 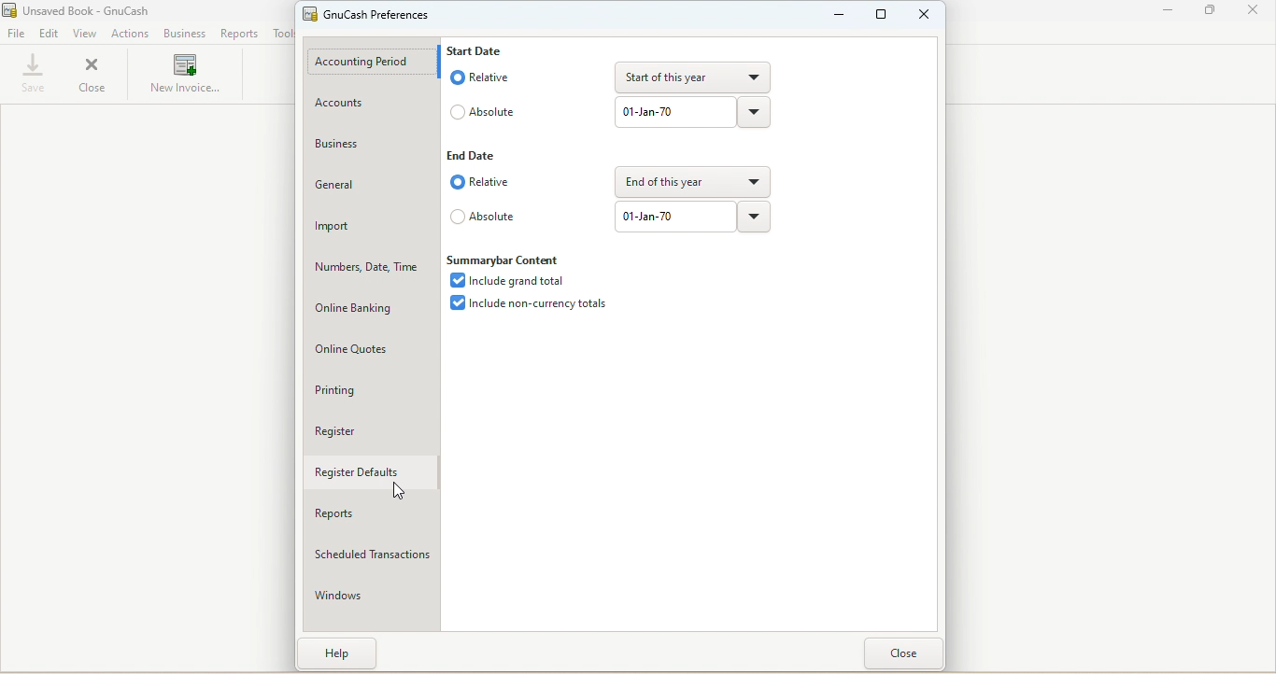 What do you see at coordinates (485, 49) in the screenshot?
I see `Start date` at bounding box center [485, 49].